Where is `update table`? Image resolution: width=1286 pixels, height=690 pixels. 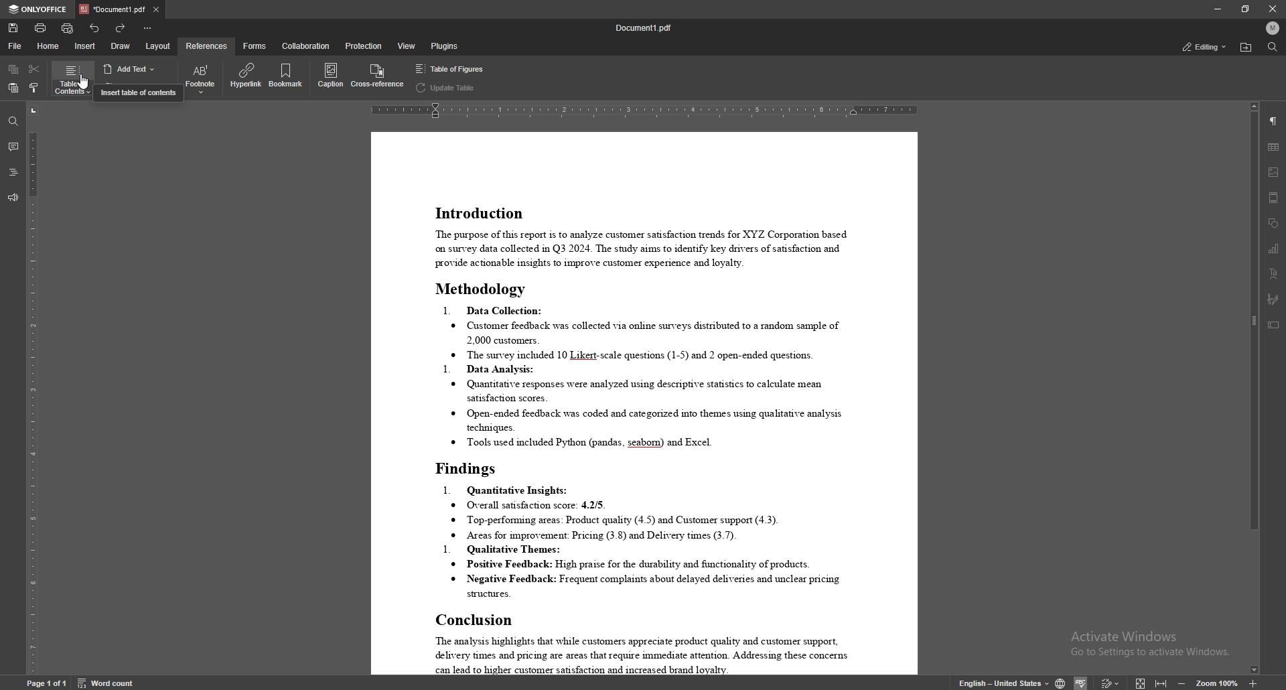 update table is located at coordinates (137, 88).